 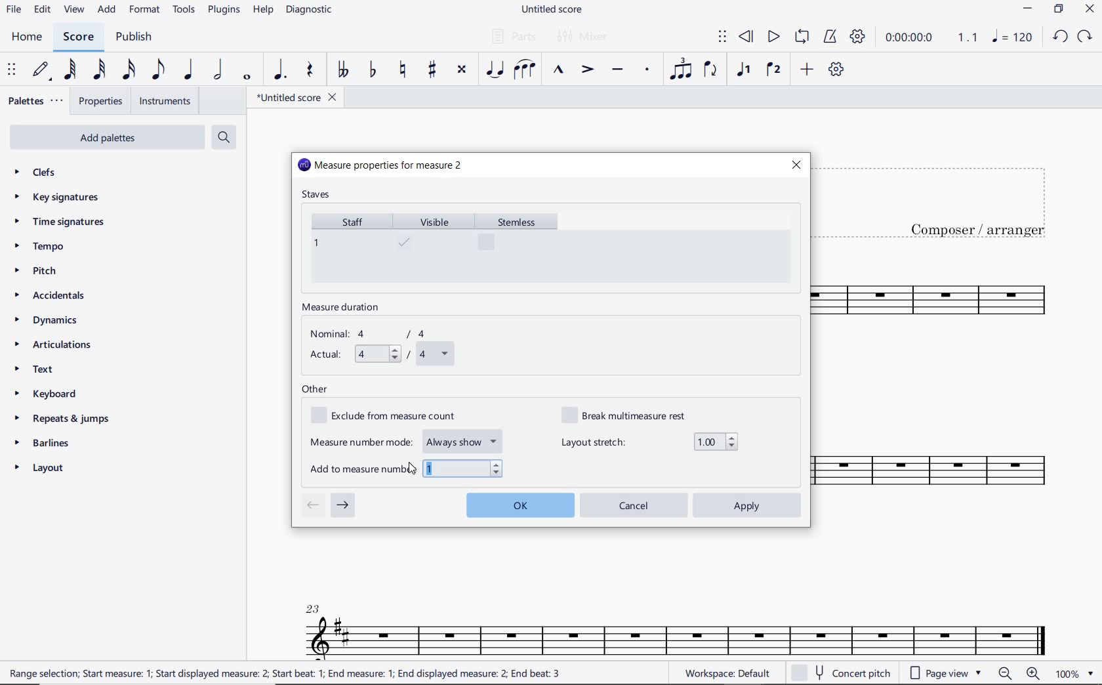 What do you see at coordinates (345, 308) in the screenshot?
I see `measure duration` at bounding box center [345, 308].